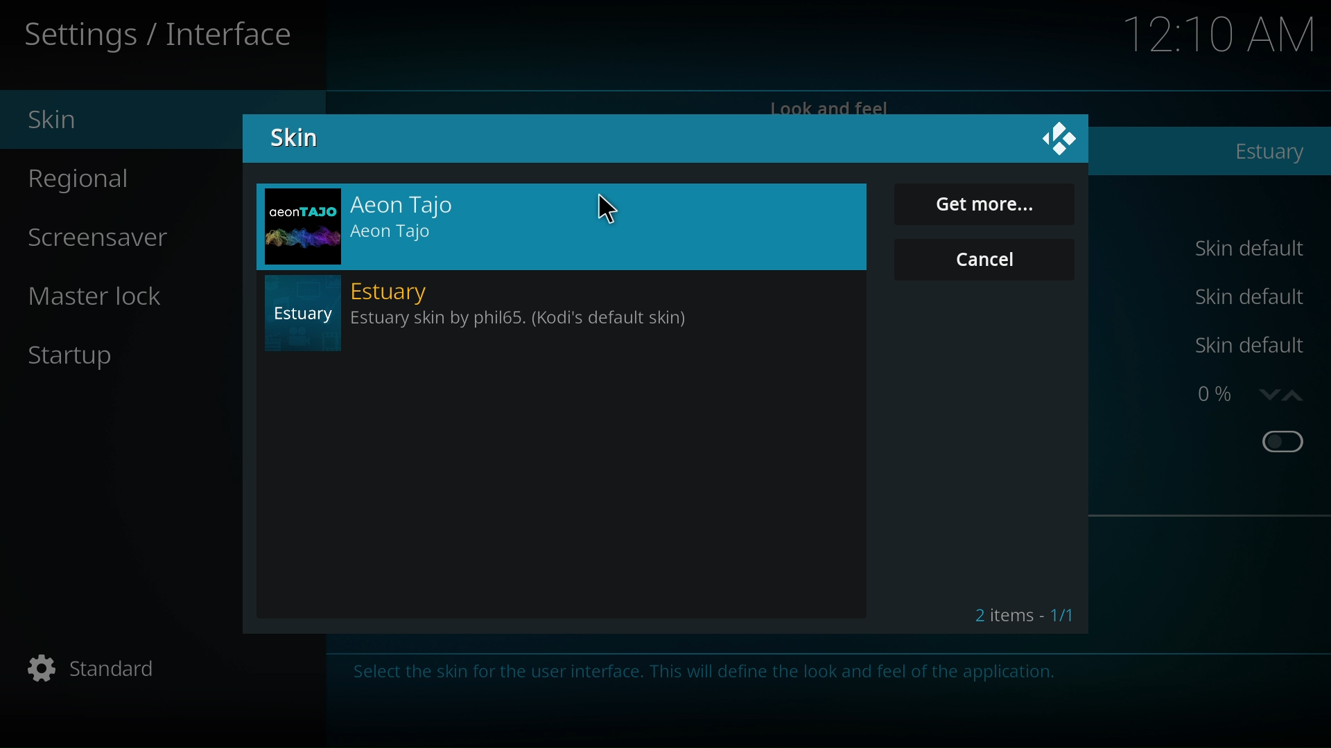  I want to click on |ook and feel, so click(830, 106).